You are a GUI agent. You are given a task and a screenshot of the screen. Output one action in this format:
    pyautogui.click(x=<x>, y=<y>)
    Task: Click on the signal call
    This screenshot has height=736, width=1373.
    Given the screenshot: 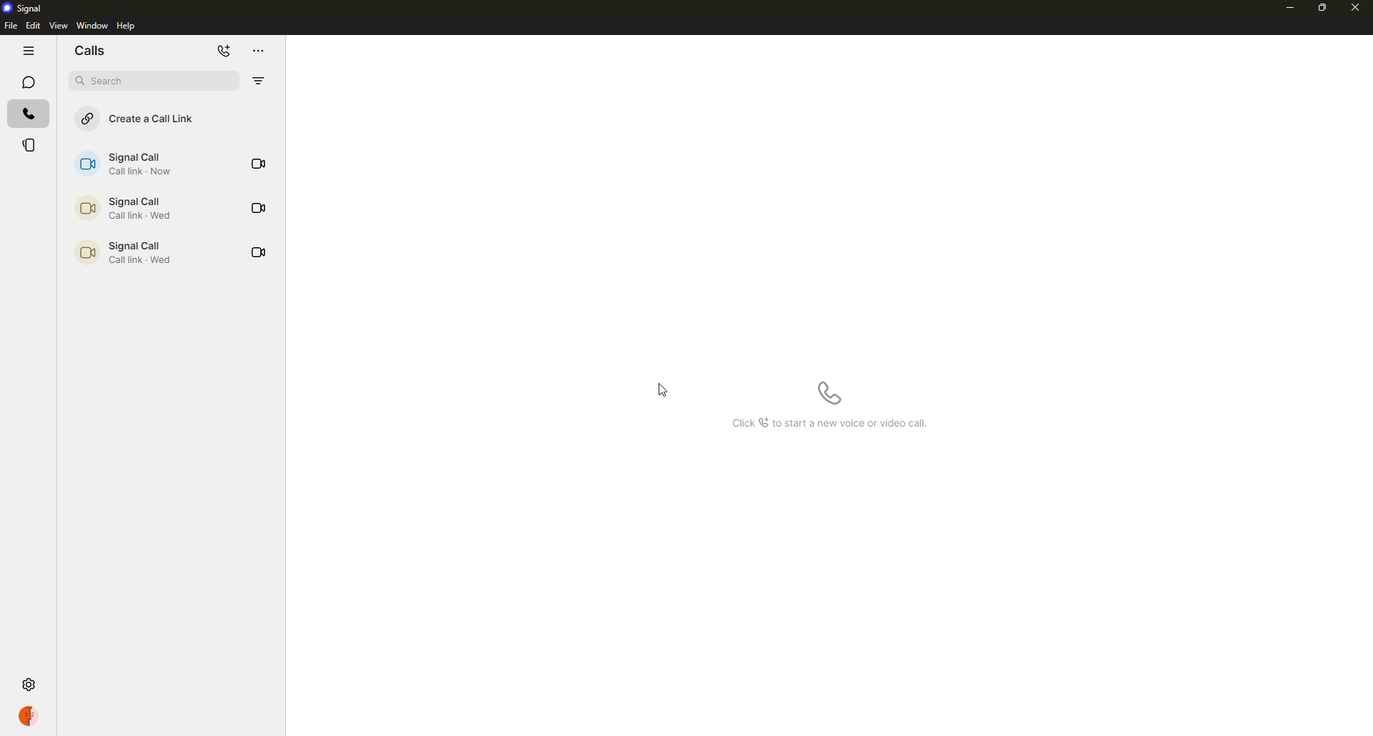 What is the action you would take?
    pyautogui.click(x=122, y=252)
    